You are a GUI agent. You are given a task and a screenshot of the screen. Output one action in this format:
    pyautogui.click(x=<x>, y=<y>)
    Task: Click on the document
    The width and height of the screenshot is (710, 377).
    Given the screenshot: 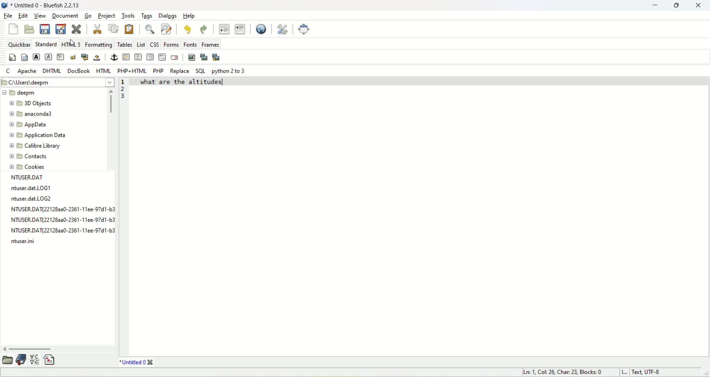 What is the action you would take?
    pyautogui.click(x=64, y=15)
    